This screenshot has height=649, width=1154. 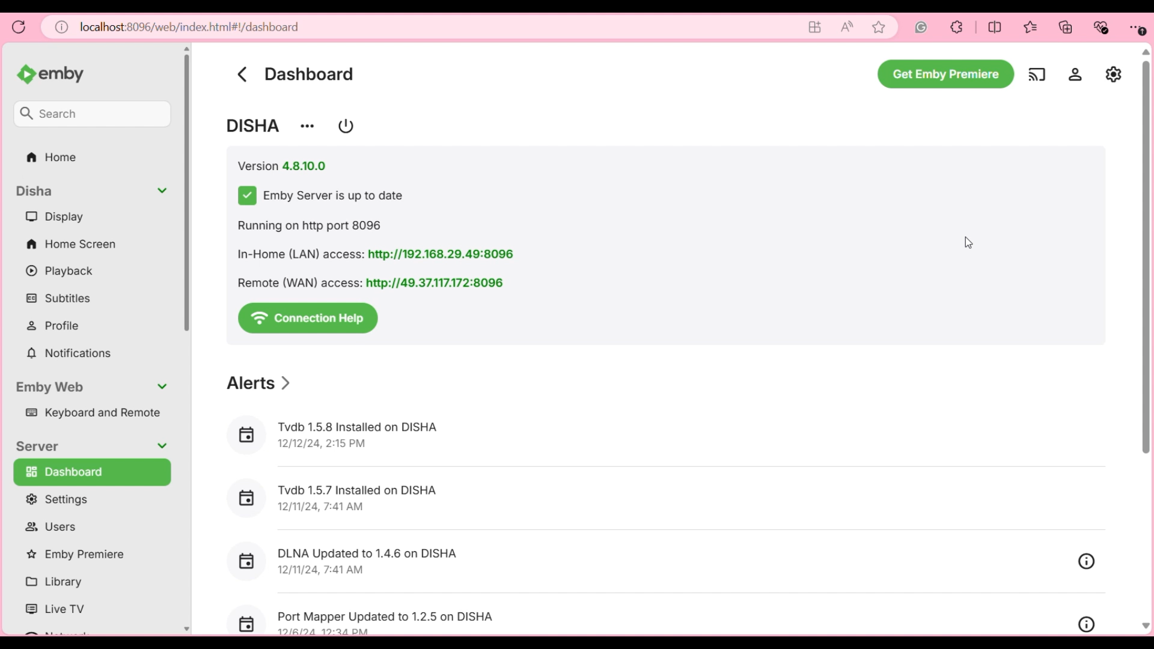 I want to click on emby, so click(x=74, y=76).